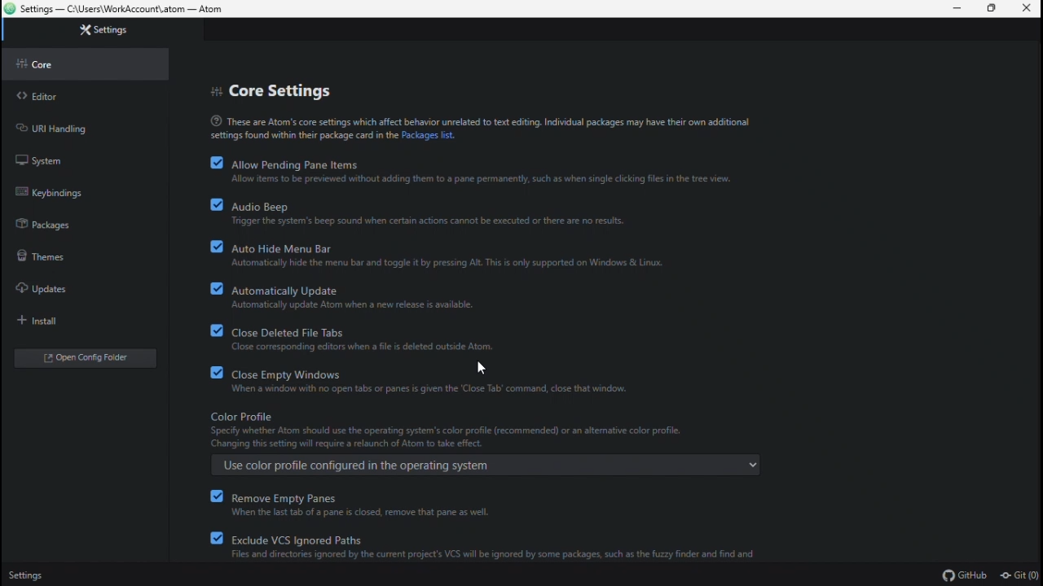 The width and height of the screenshot is (1043, 586). Describe the element at coordinates (217, 247) in the screenshot. I see `checkbox` at that location.